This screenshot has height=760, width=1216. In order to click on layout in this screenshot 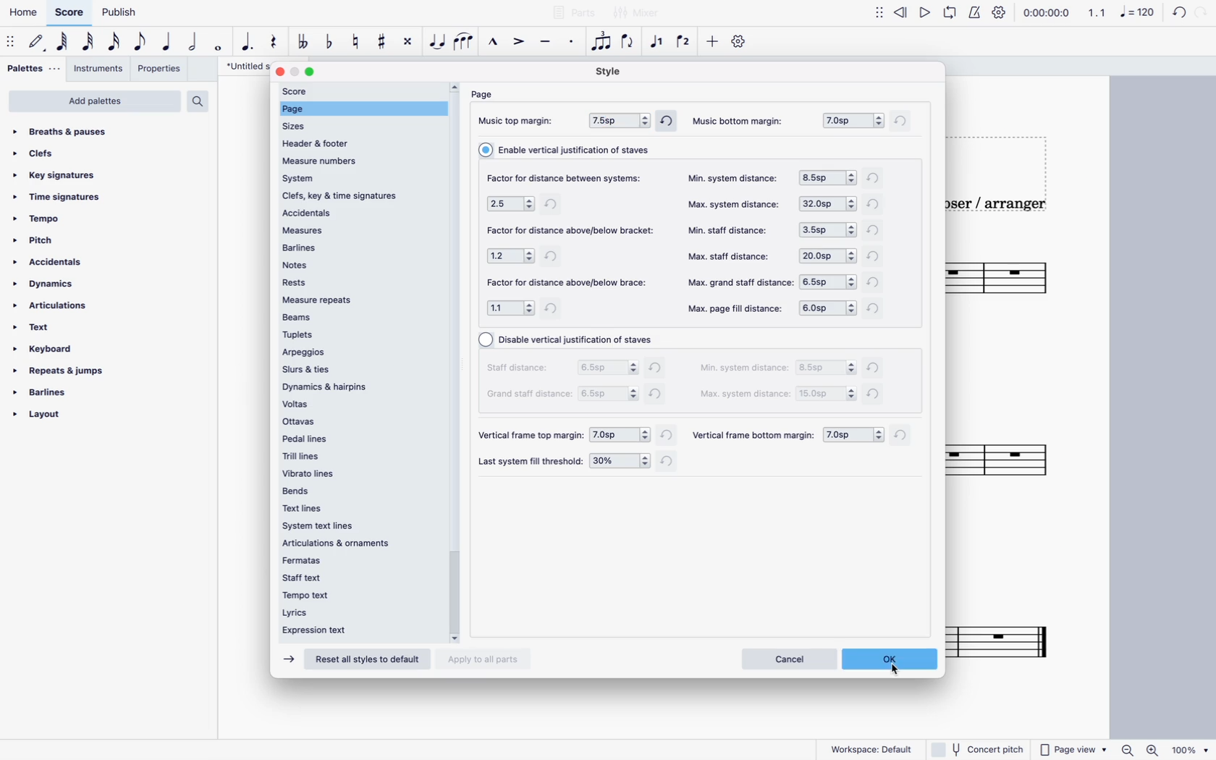, I will do `click(41, 415)`.